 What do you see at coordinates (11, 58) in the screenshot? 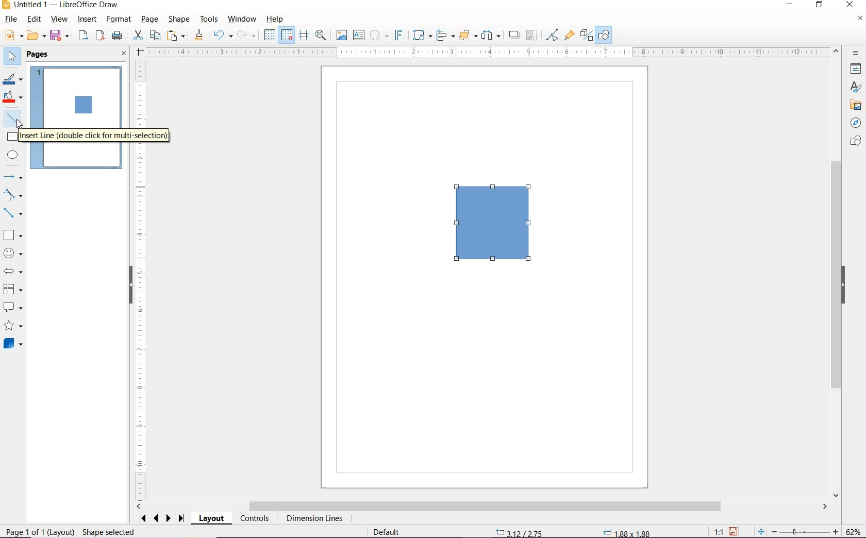
I see `SELECT` at bounding box center [11, 58].